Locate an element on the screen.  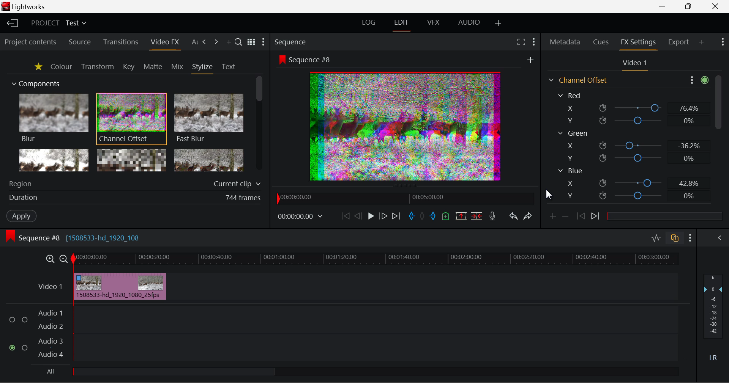
Channel Offset is located at coordinates (131, 119).